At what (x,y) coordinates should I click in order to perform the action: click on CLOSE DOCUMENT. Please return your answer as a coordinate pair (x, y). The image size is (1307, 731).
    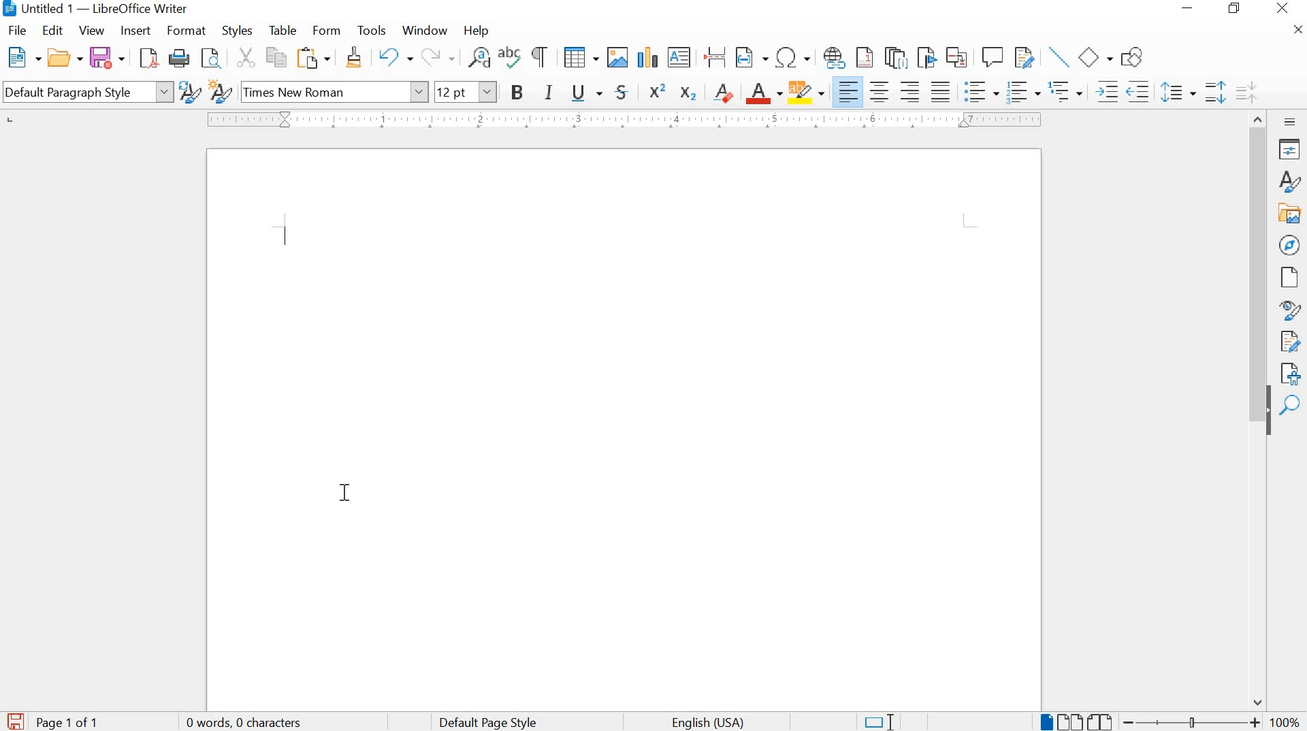
    Looking at the image, I should click on (1296, 30).